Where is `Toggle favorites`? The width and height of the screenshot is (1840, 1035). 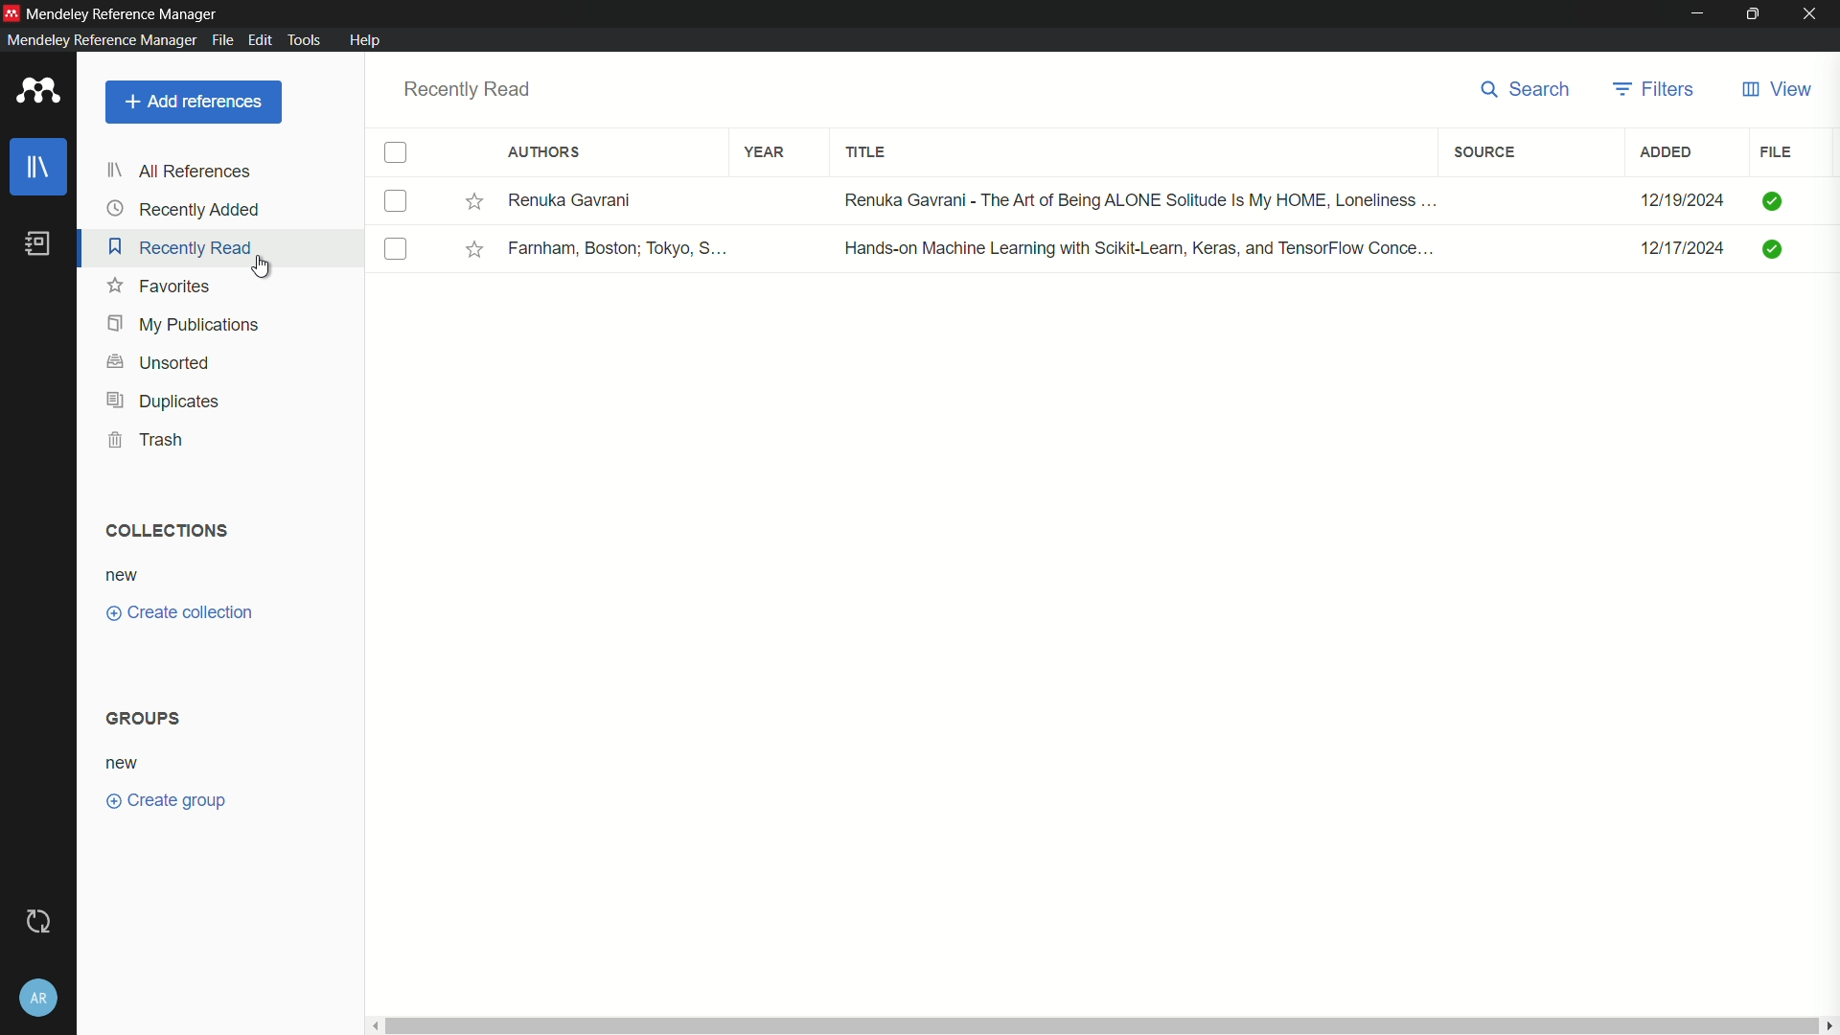 Toggle favorites is located at coordinates (473, 247).